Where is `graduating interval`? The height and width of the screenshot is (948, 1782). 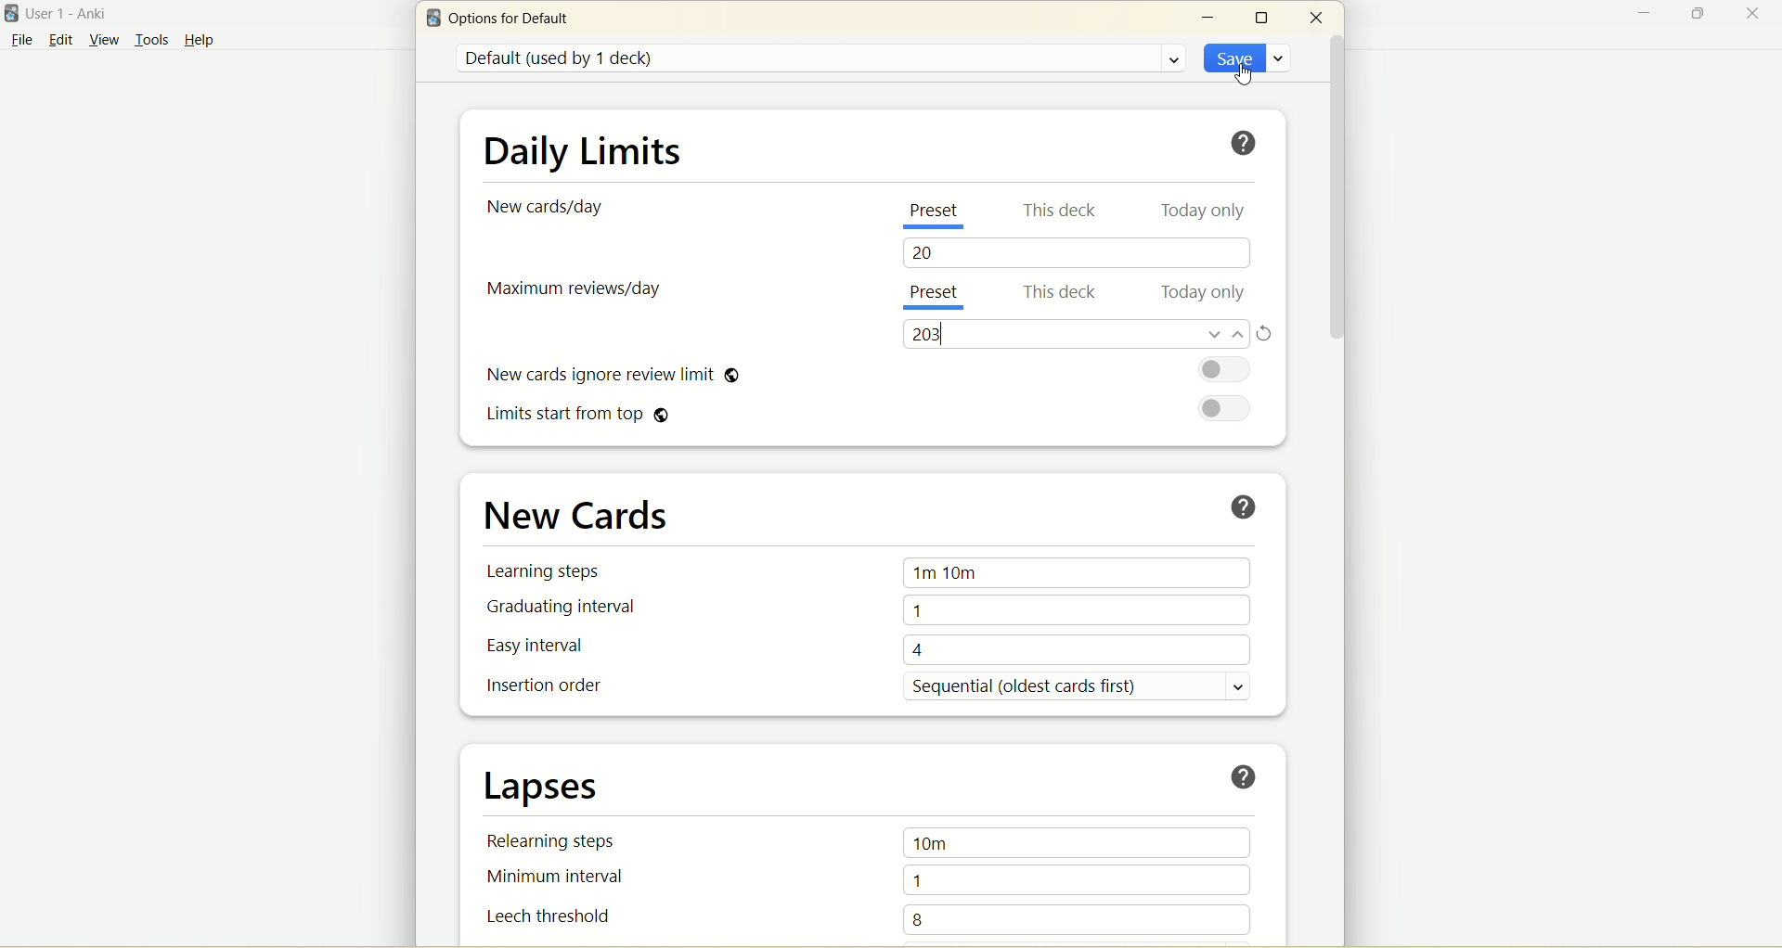 graduating interval is located at coordinates (563, 607).